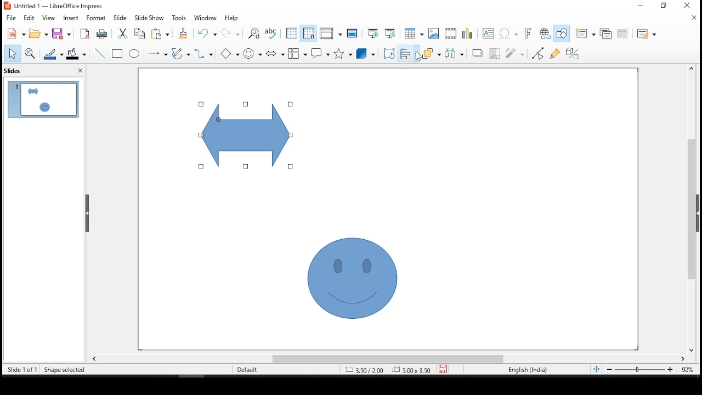 This screenshot has height=395, width=702. I want to click on show gluepoint functions, so click(555, 53).